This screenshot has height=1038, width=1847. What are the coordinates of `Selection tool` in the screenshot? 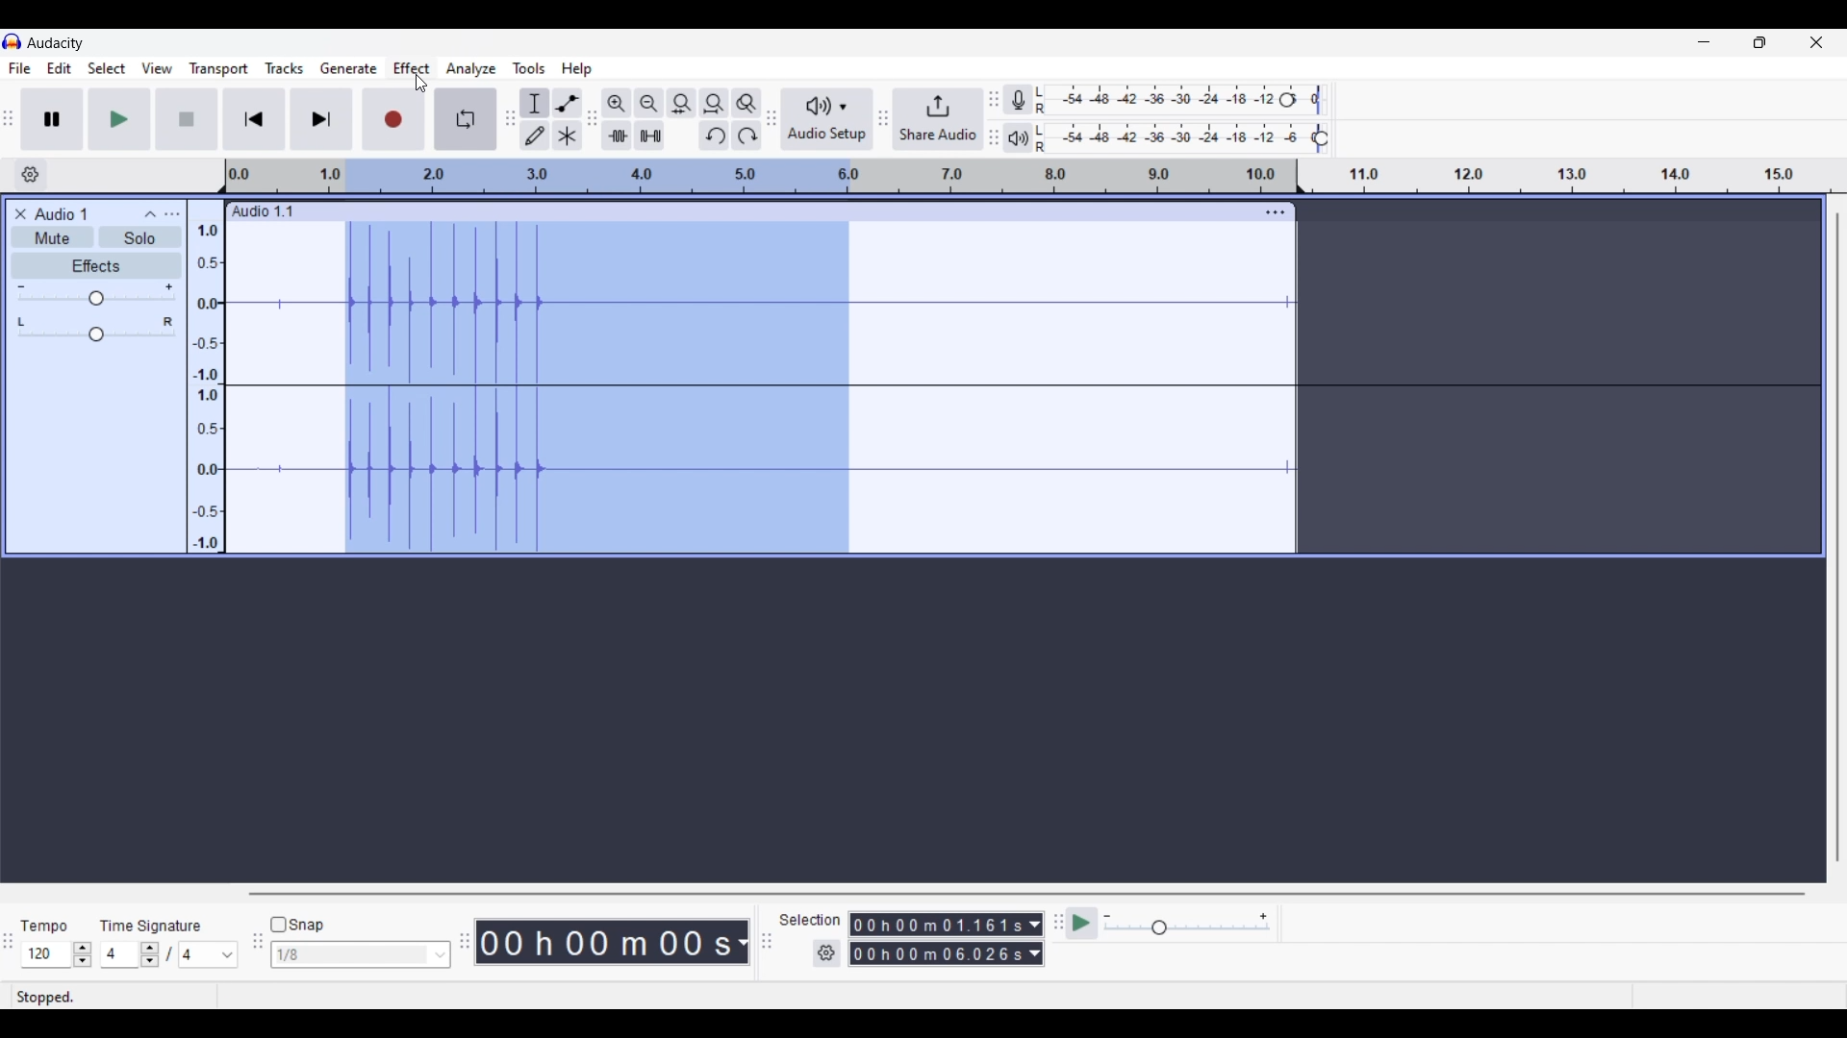 It's located at (534, 102).